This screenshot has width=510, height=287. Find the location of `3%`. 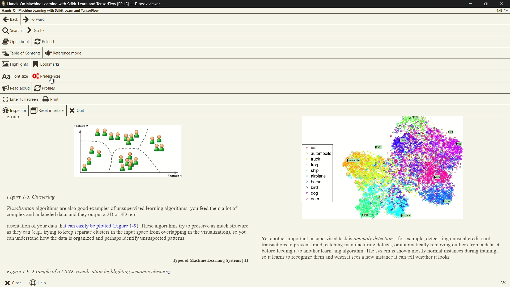

3% is located at coordinates (505, 282).